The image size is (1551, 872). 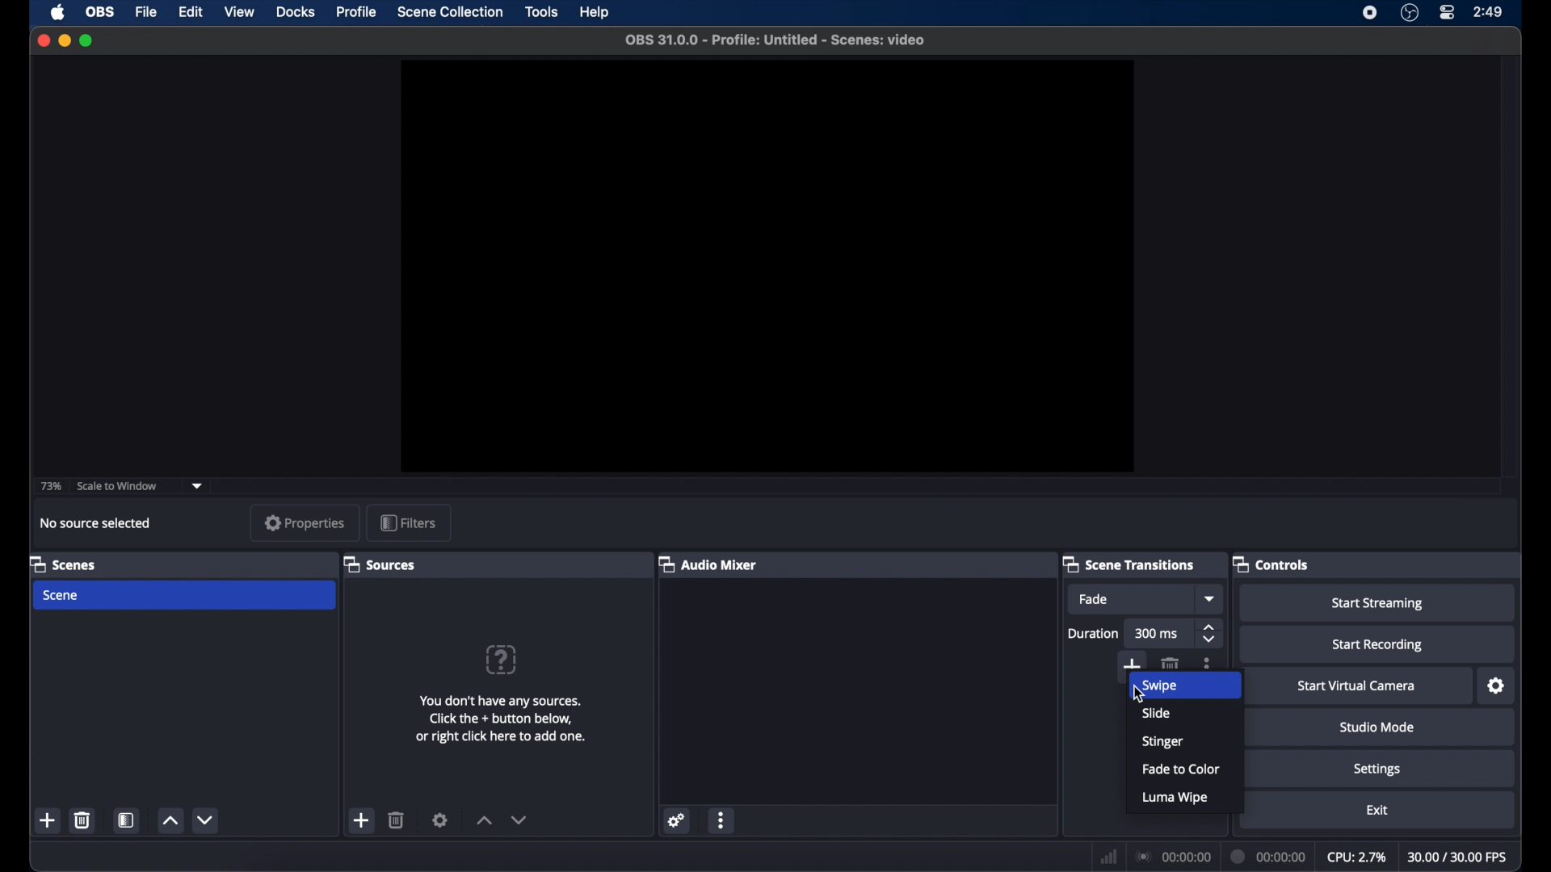 I want to click on 73%, so click(x=50, y=486).